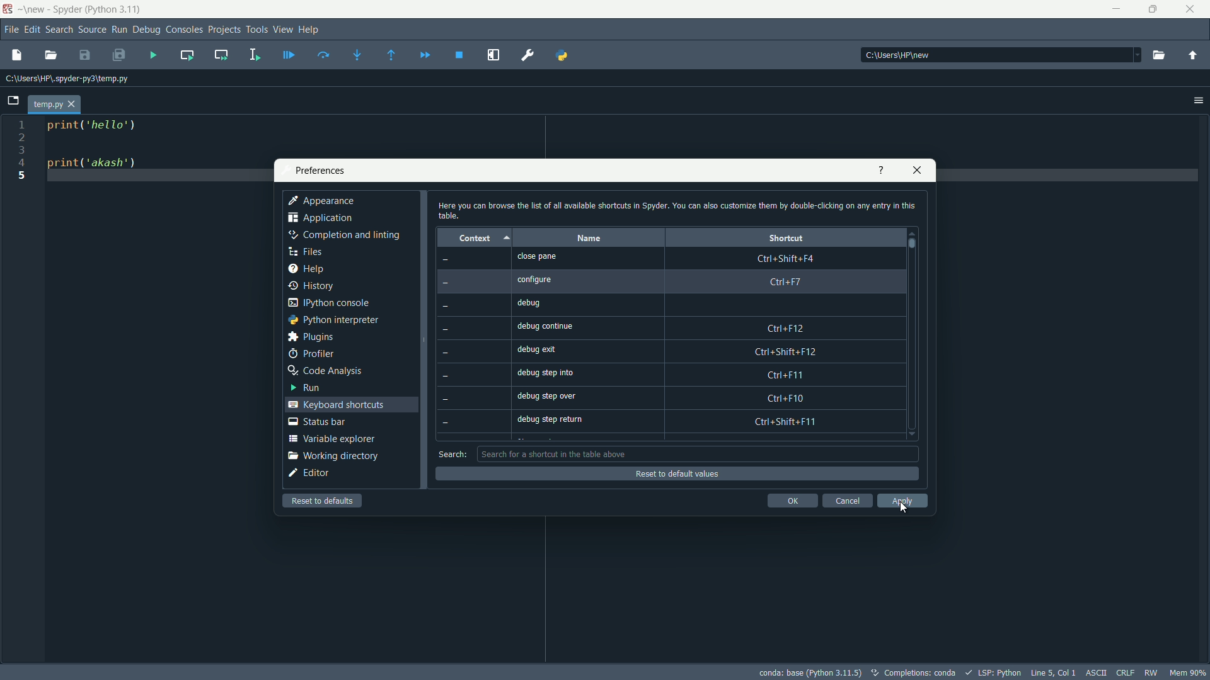 Image resolution: width=1210 pixels, height=680 pixels. Describe the element at coordinates (1194, 55) in the screenshot. I see `parent directory` at that location.